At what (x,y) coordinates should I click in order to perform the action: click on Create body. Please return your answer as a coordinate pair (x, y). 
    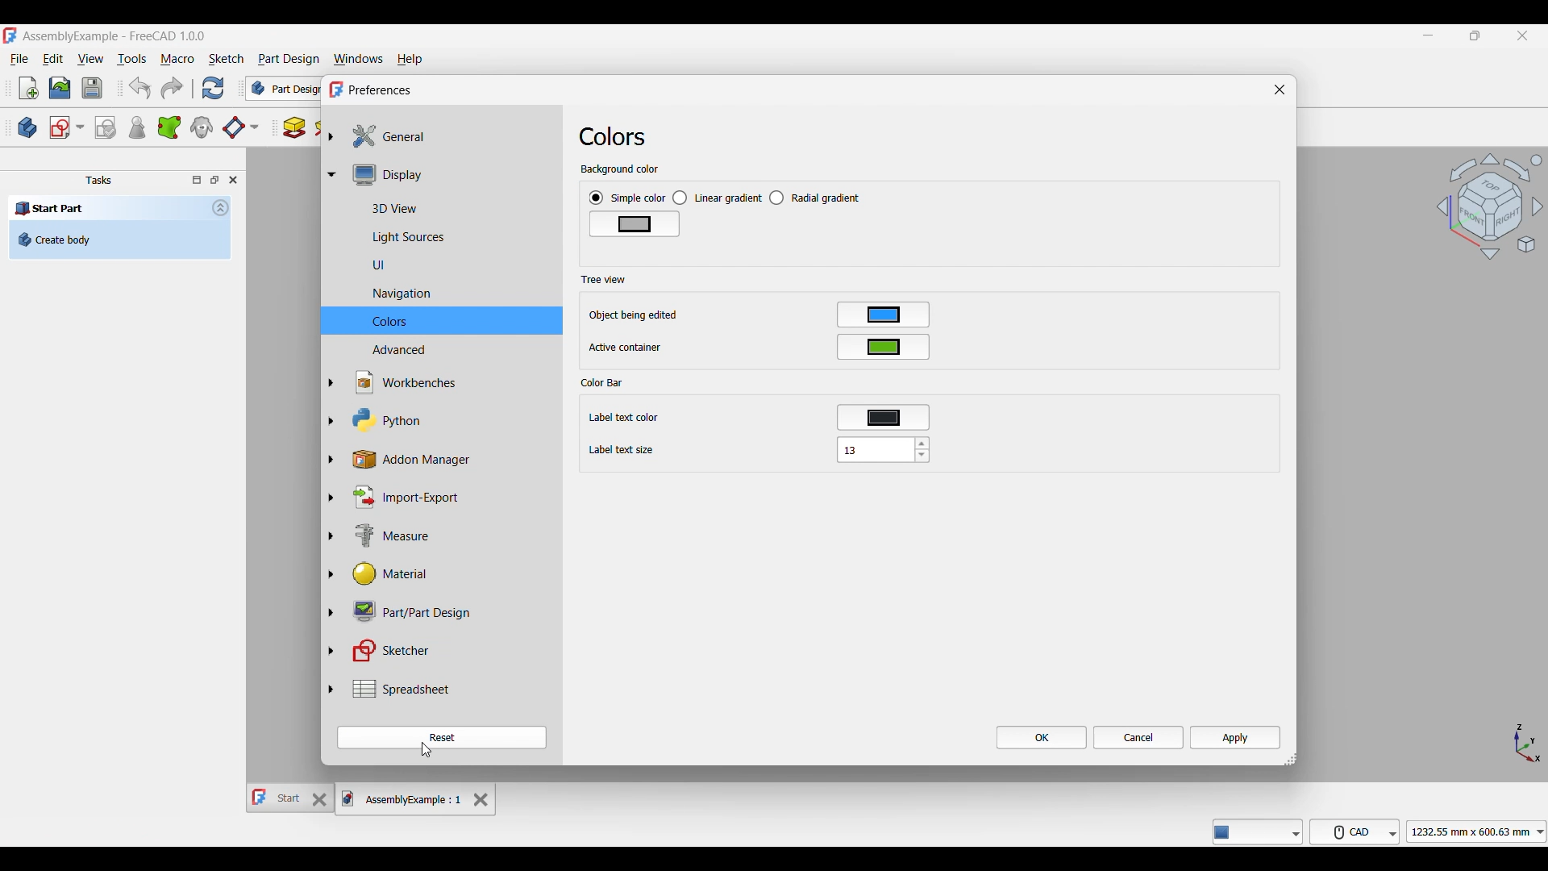
    Looking at the image, I should click on (120, 240).